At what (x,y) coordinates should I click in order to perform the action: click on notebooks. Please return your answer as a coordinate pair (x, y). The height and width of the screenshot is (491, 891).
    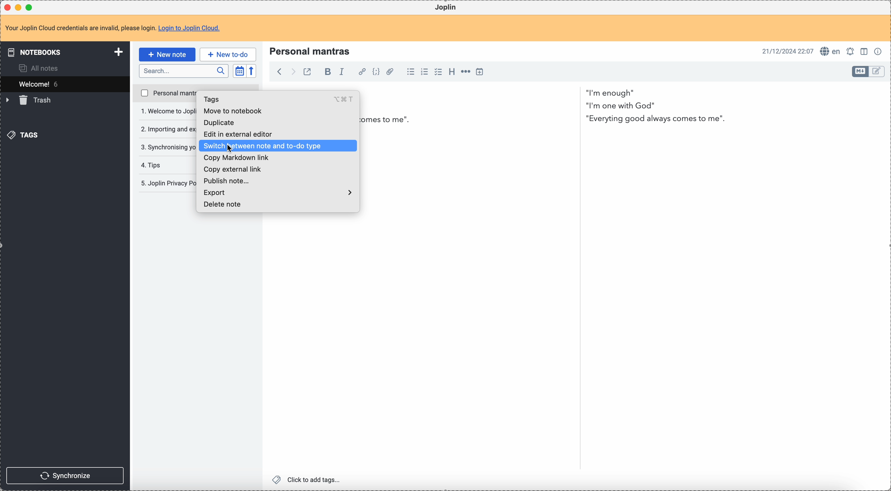
    Looking at the image, I should click on (65, 51).